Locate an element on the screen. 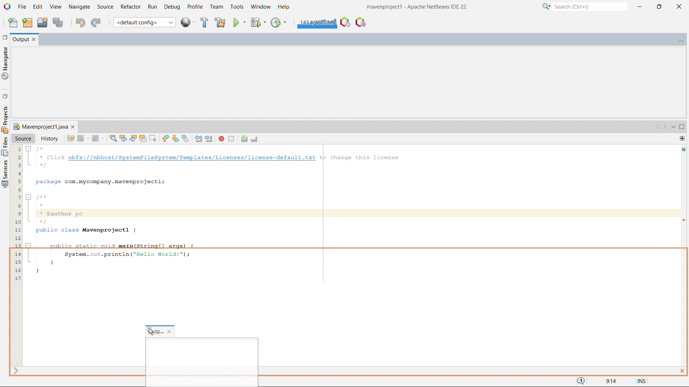 This screenshot has height=387, width=689. previous bookmark is located at coordinates (165, 138).